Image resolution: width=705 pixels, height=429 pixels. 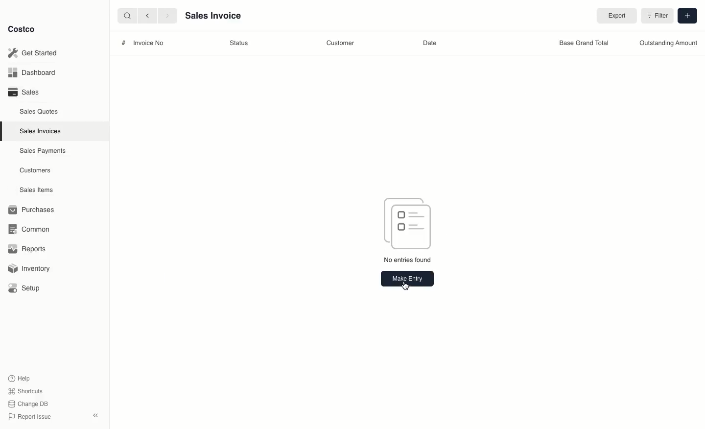 I want to click on Back, so click(x=146, y=16).